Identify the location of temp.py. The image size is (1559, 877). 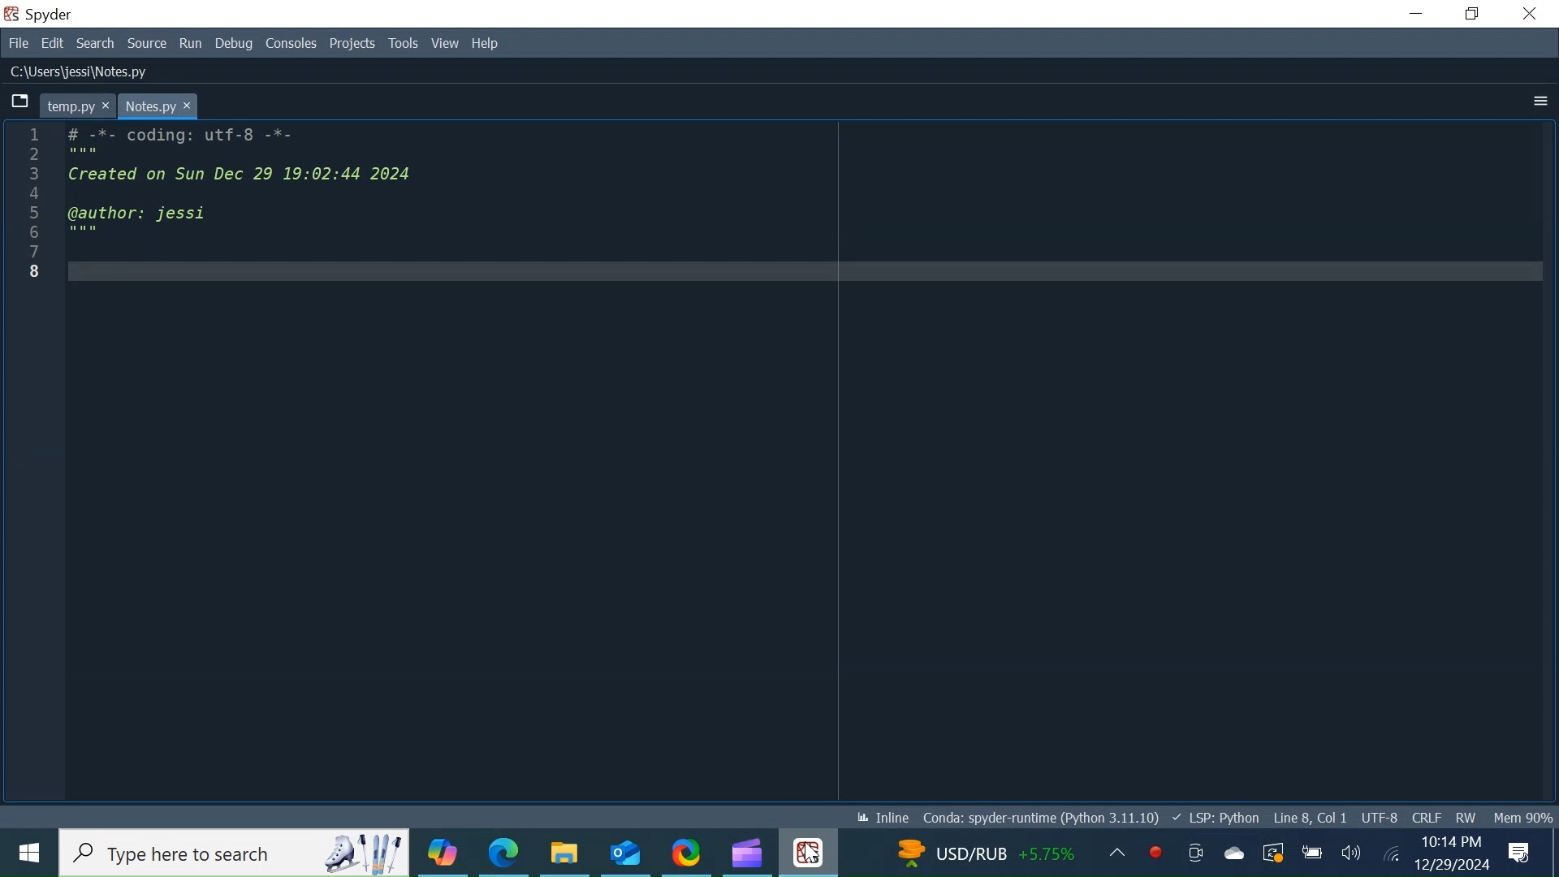
(77, 106).